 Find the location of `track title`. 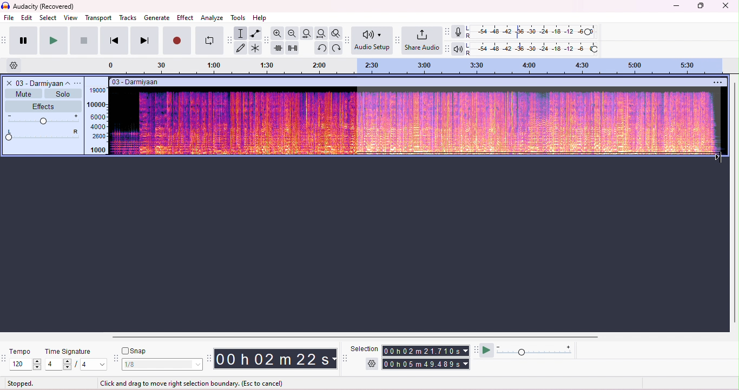

track title is located at coordinates (136, 82).